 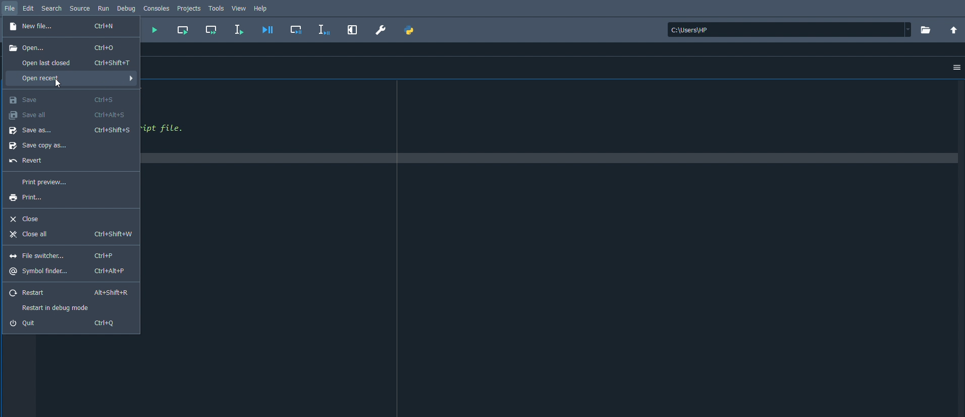 I want to click on File, so click(x=11, y=8).